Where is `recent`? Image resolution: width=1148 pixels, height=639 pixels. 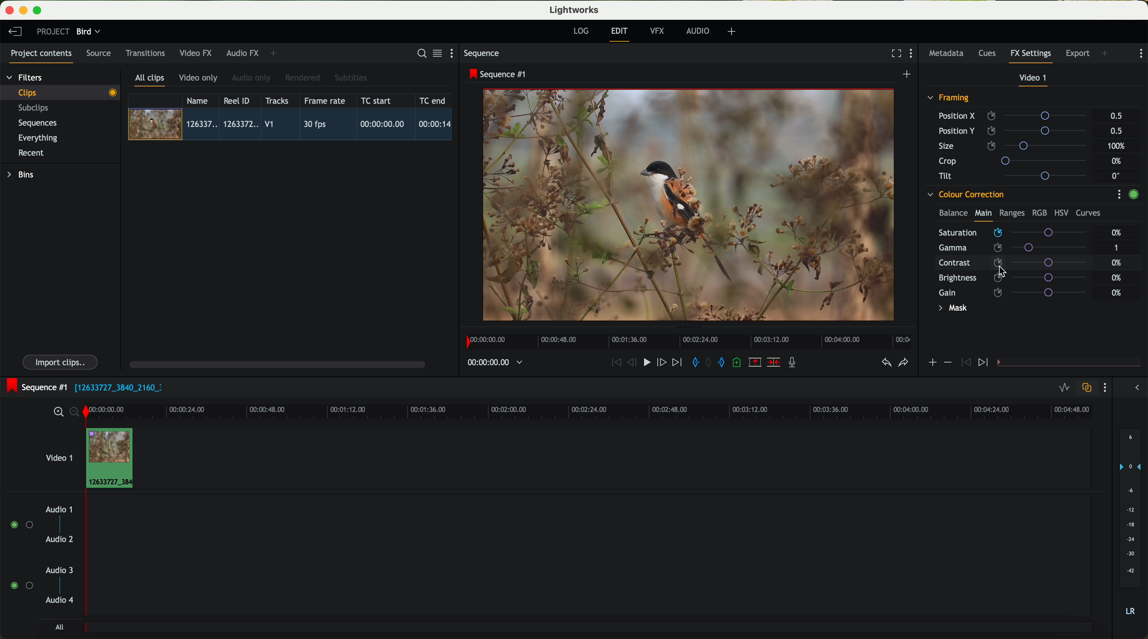
recent is located at coordinates (31, 154).